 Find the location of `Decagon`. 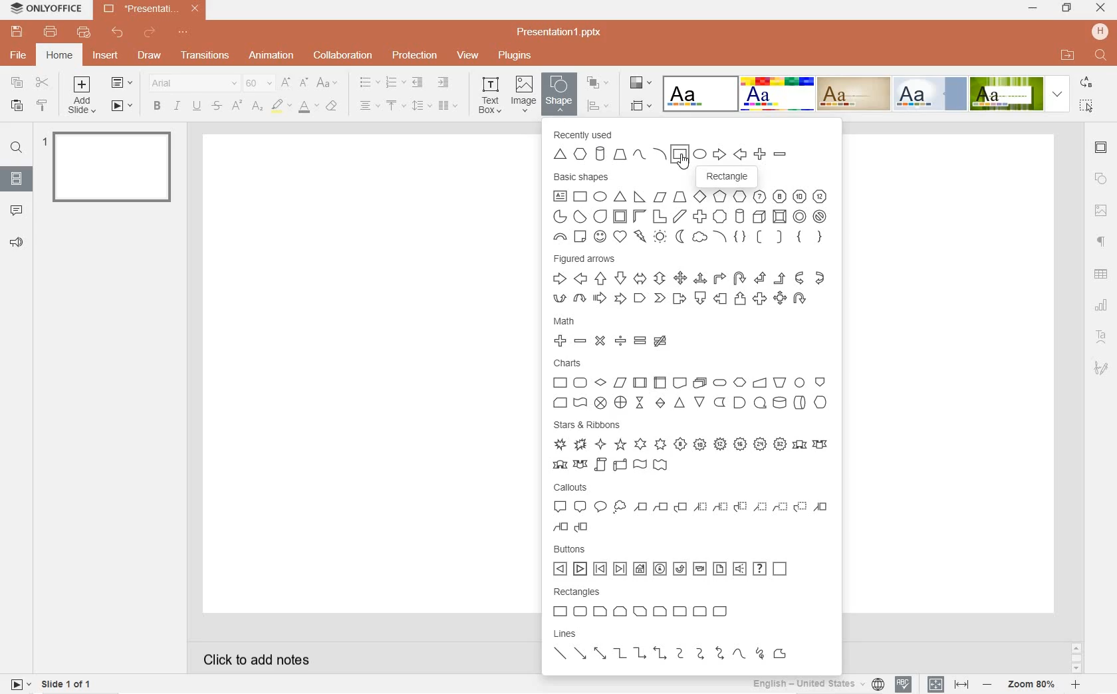

Decagon is located at coordinates (799, 197).